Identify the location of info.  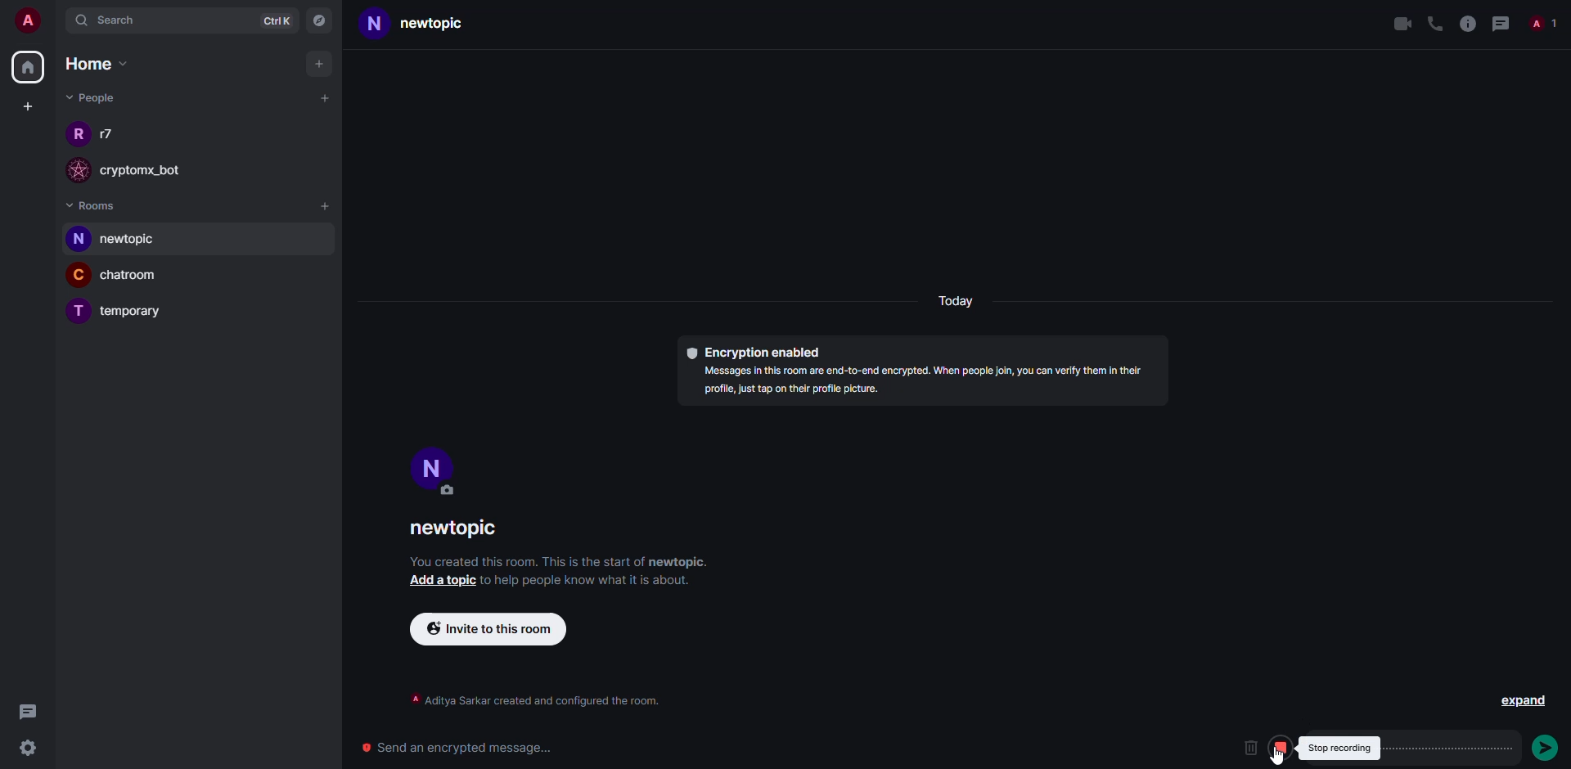
(528, 700).